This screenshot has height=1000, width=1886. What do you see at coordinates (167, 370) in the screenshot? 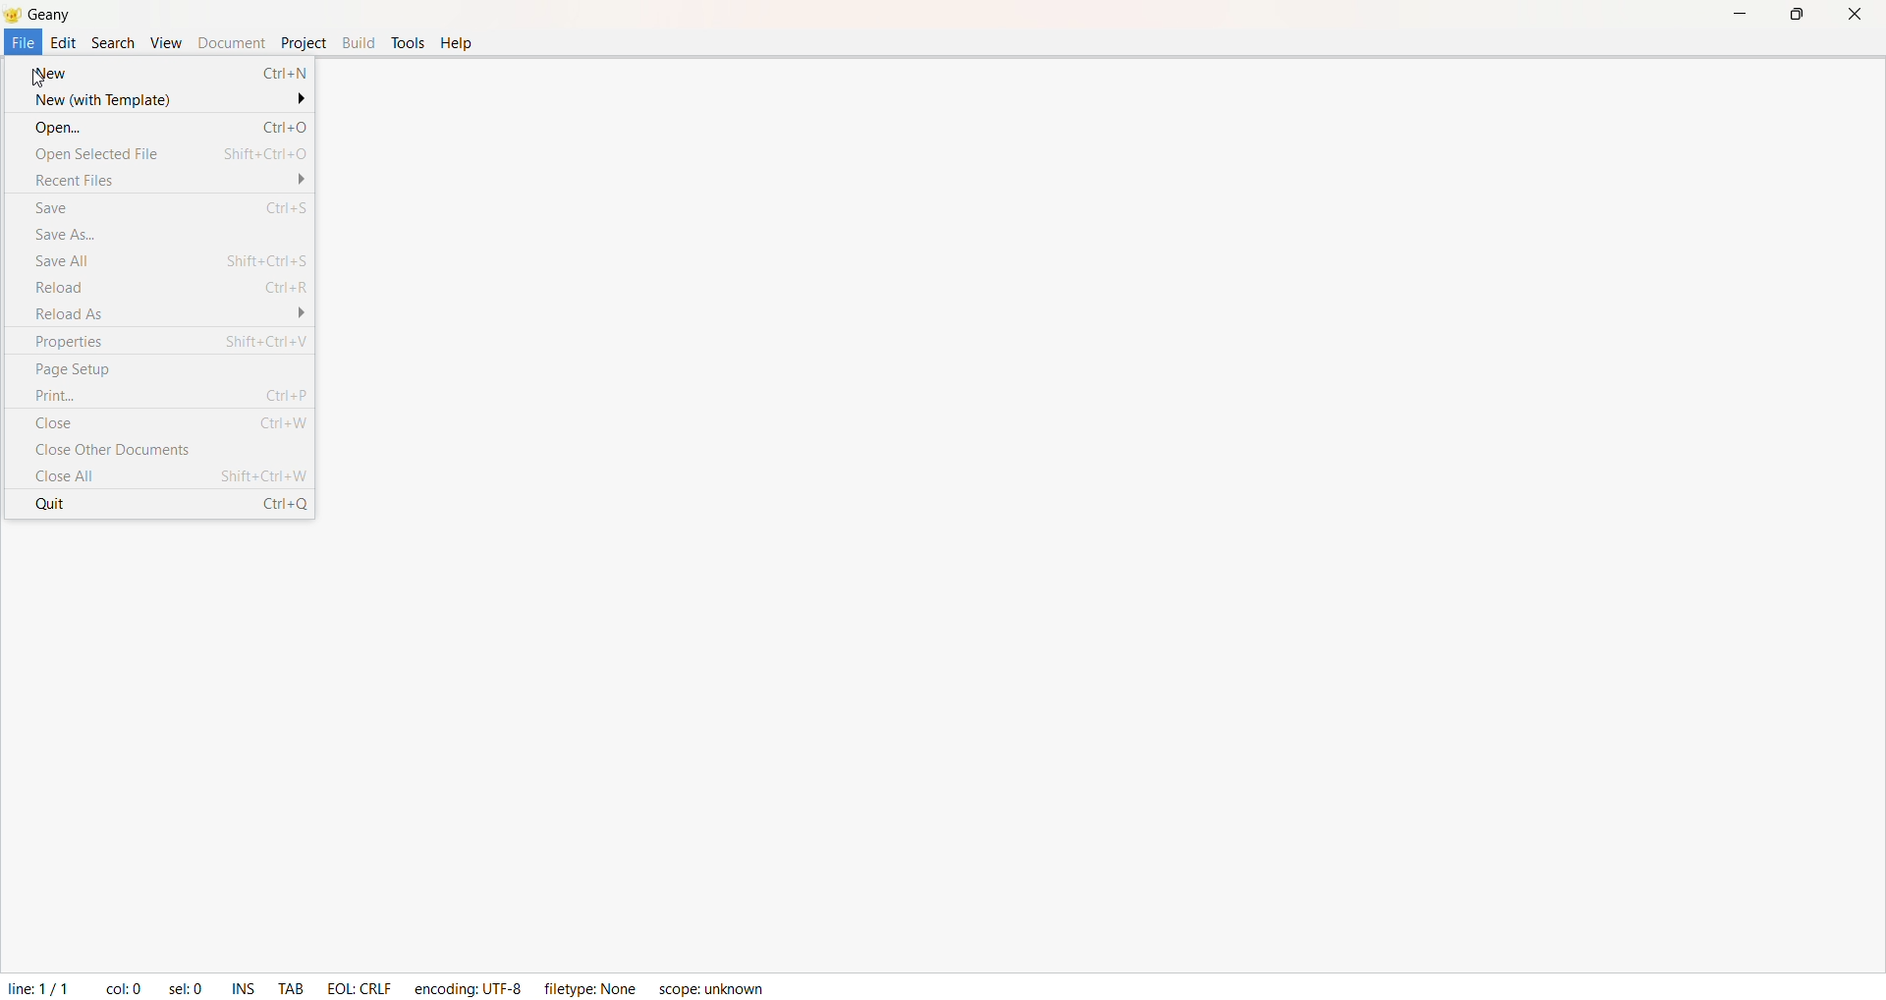
I see `Page Setup` at bounding box center [167, 370].